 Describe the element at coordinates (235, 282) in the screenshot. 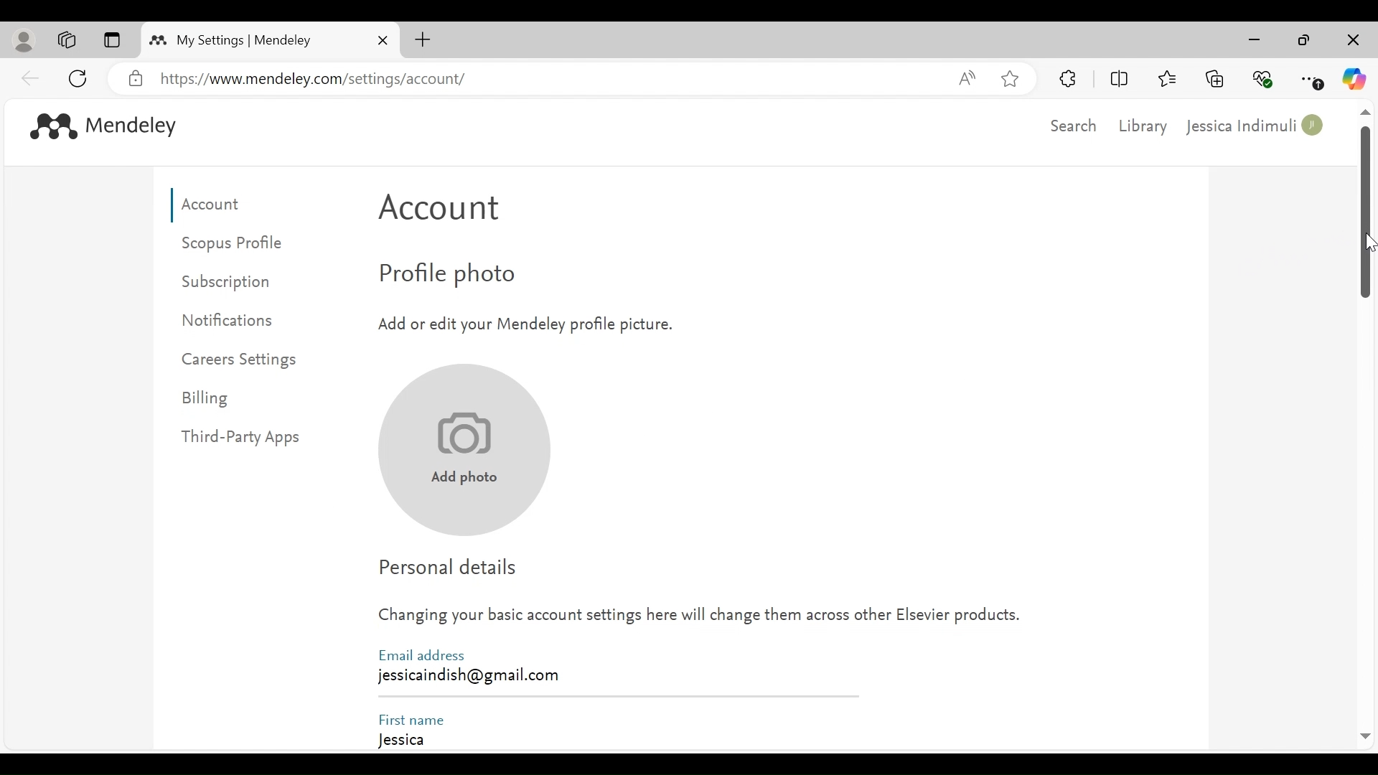

I see `Subscriptions` at that location.